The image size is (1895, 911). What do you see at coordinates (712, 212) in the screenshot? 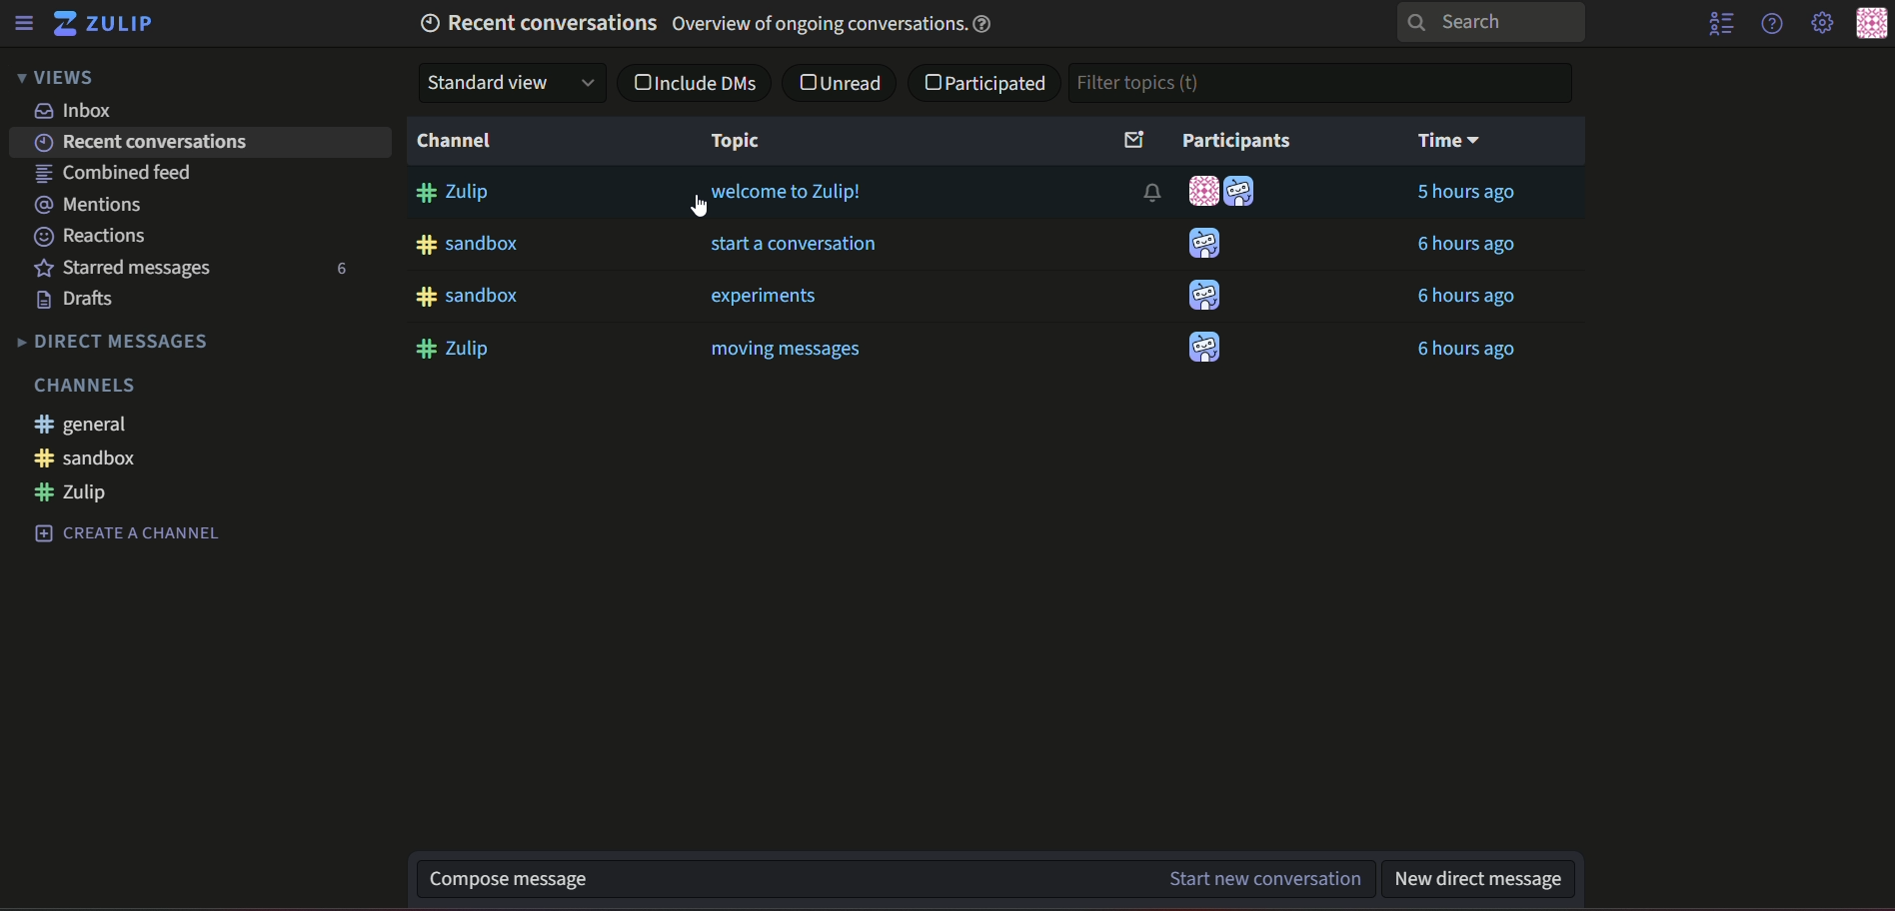
I see `cursor` at bounding box center [712, 212].